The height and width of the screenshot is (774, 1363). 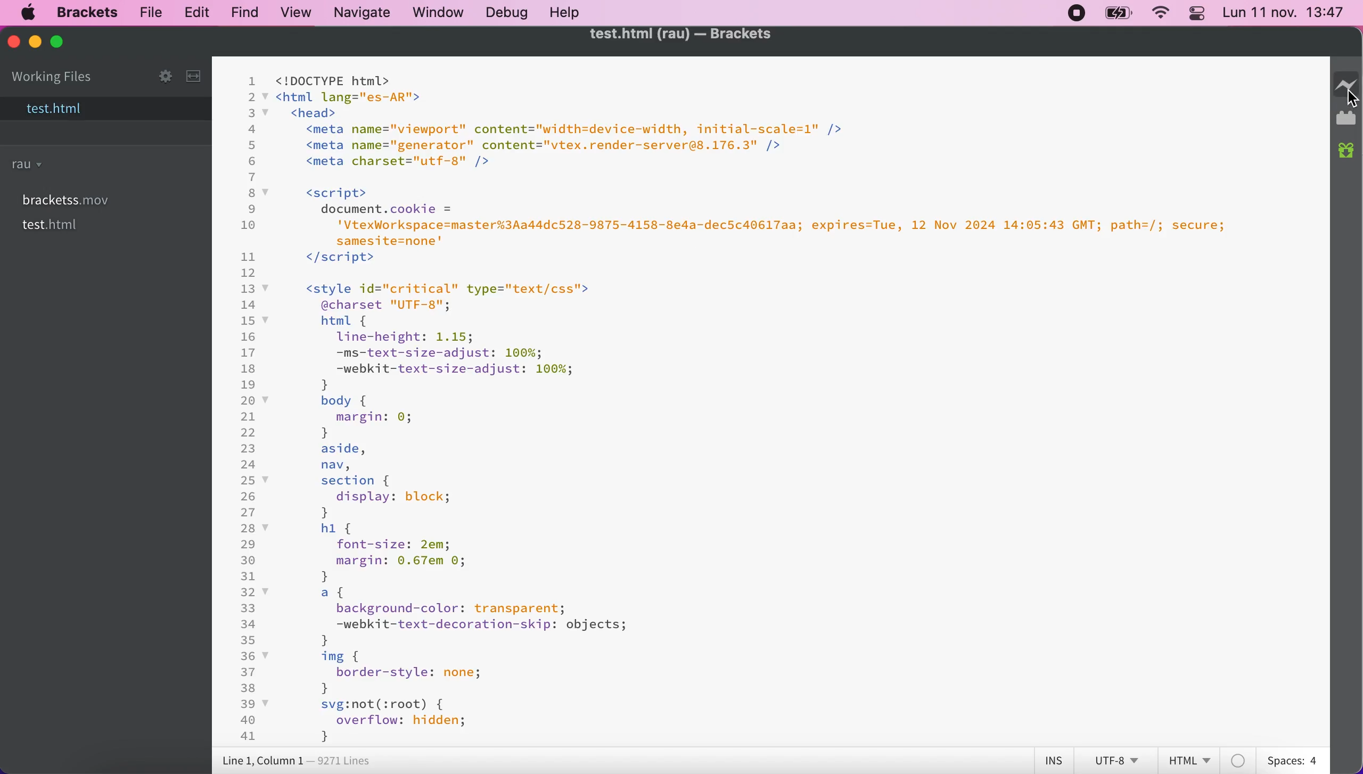 What do you see at coordinates (1242, 759) in the screenshot?
I see `color` at bounding box center [1242, 759].